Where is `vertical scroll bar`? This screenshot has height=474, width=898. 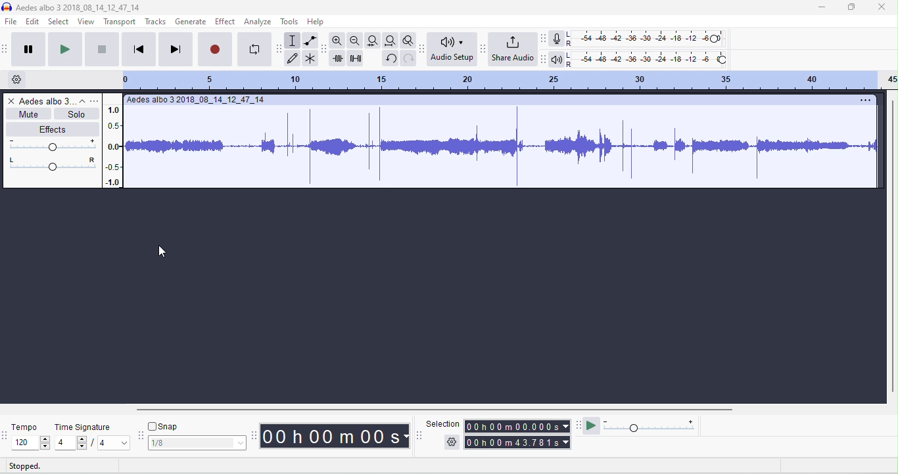 vertical scroll bar is located at coordinates (891, 244).